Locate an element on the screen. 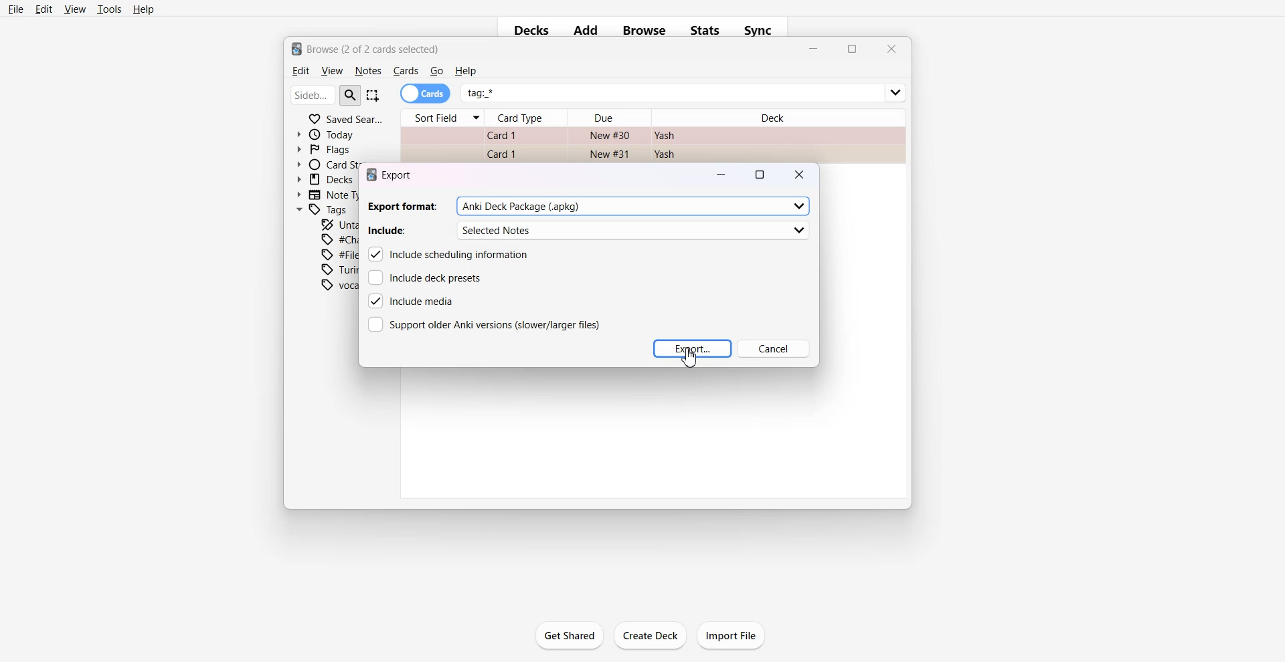 This screenshot has height=662, width=1285. Include deck presets is located at coordinates (426, 277).